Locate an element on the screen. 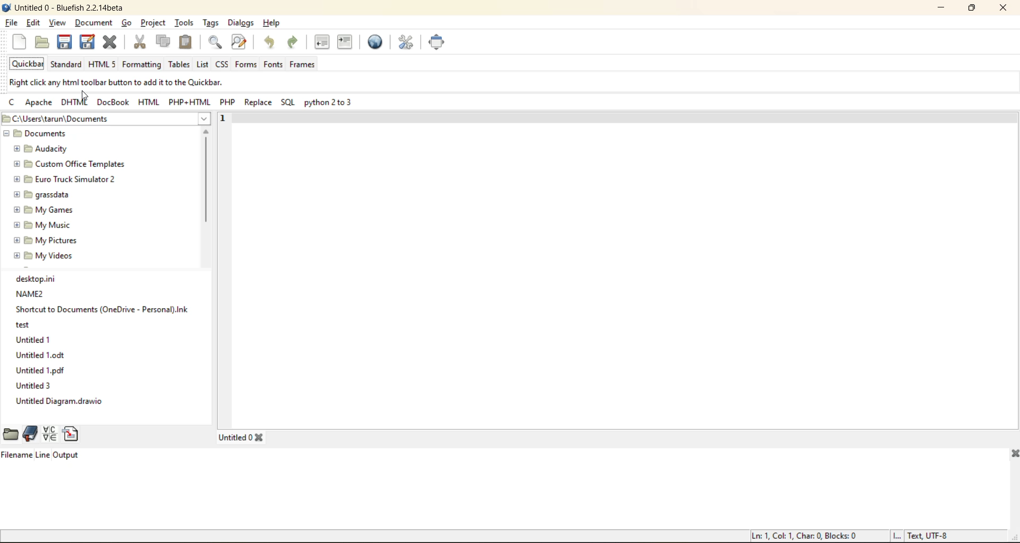 This screenshot has width=1020, height=543. dhtml is located at coordinates (75, 104).